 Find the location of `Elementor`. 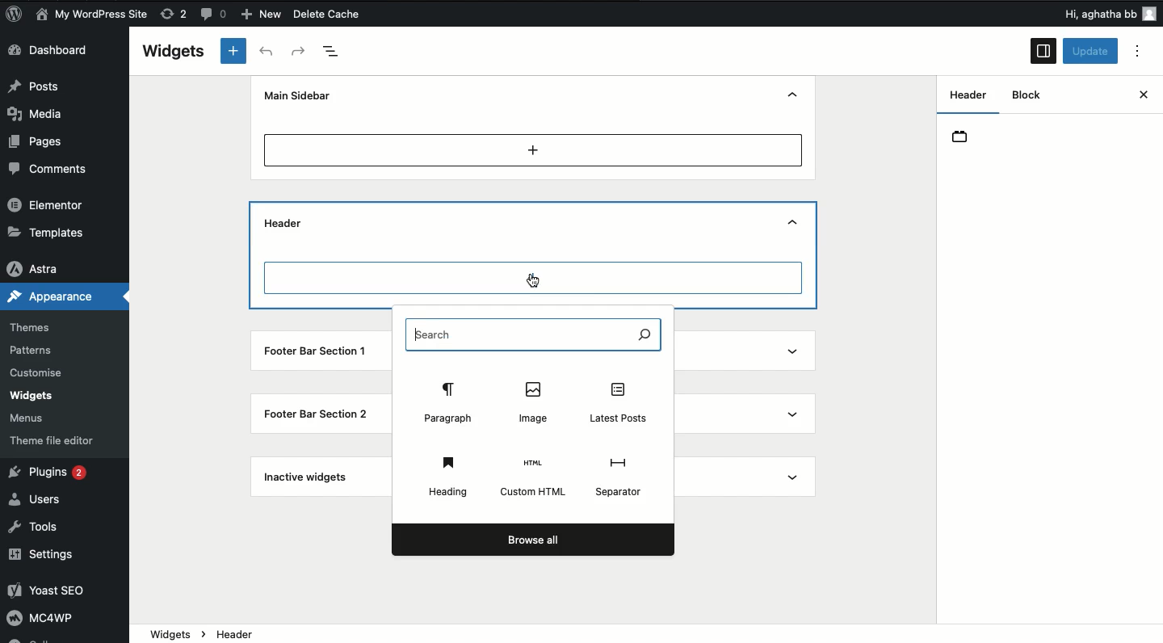

Elementor is located at coordinates (48, 206).